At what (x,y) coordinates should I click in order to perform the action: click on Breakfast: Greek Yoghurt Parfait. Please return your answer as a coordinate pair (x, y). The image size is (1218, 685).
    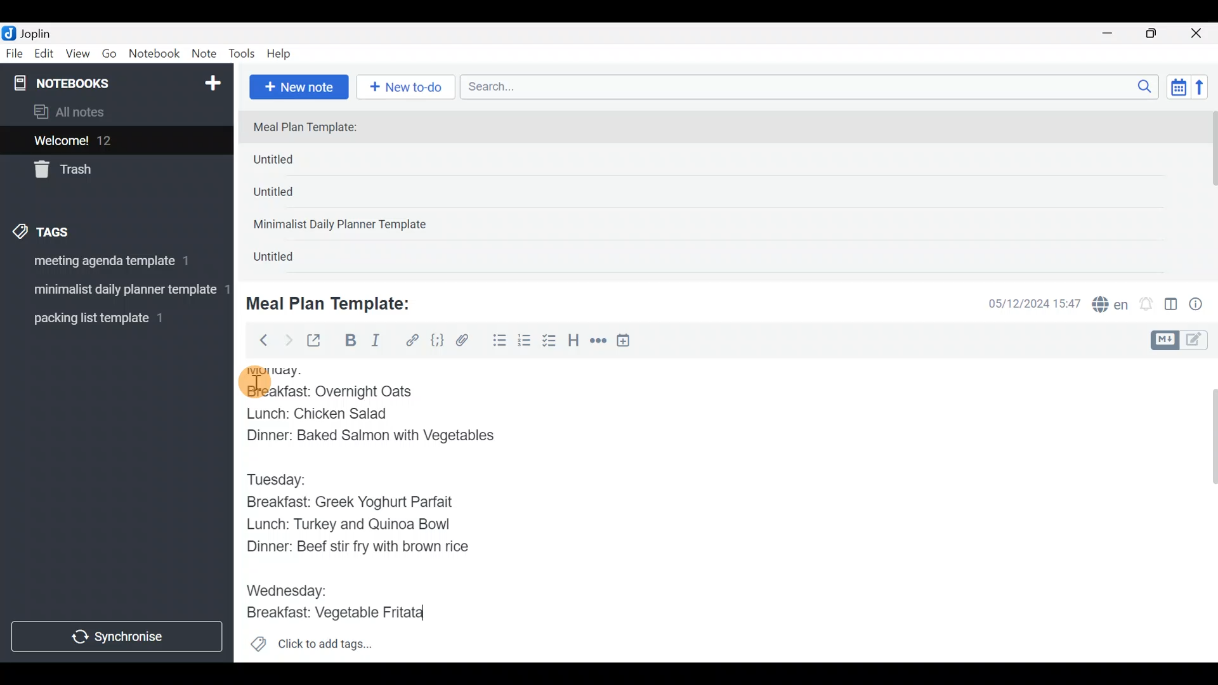
    Looking at the image, I should click on (363, 502).